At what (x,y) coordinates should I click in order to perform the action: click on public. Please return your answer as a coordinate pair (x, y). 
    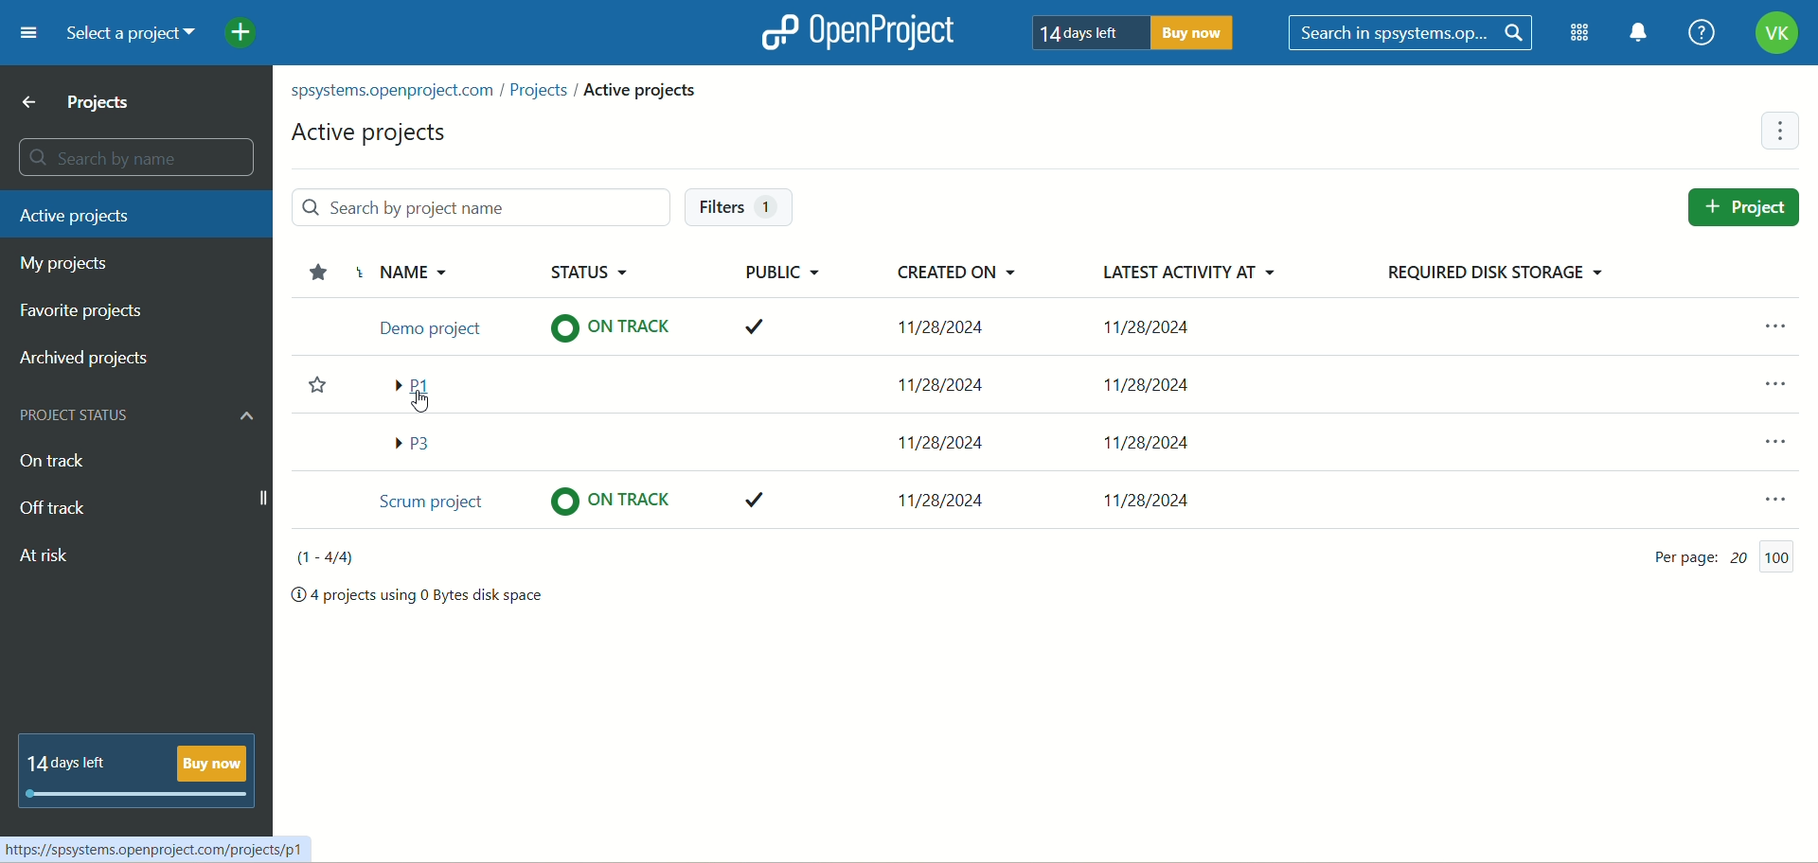
    Looking at the image, I should click on (776, 273).